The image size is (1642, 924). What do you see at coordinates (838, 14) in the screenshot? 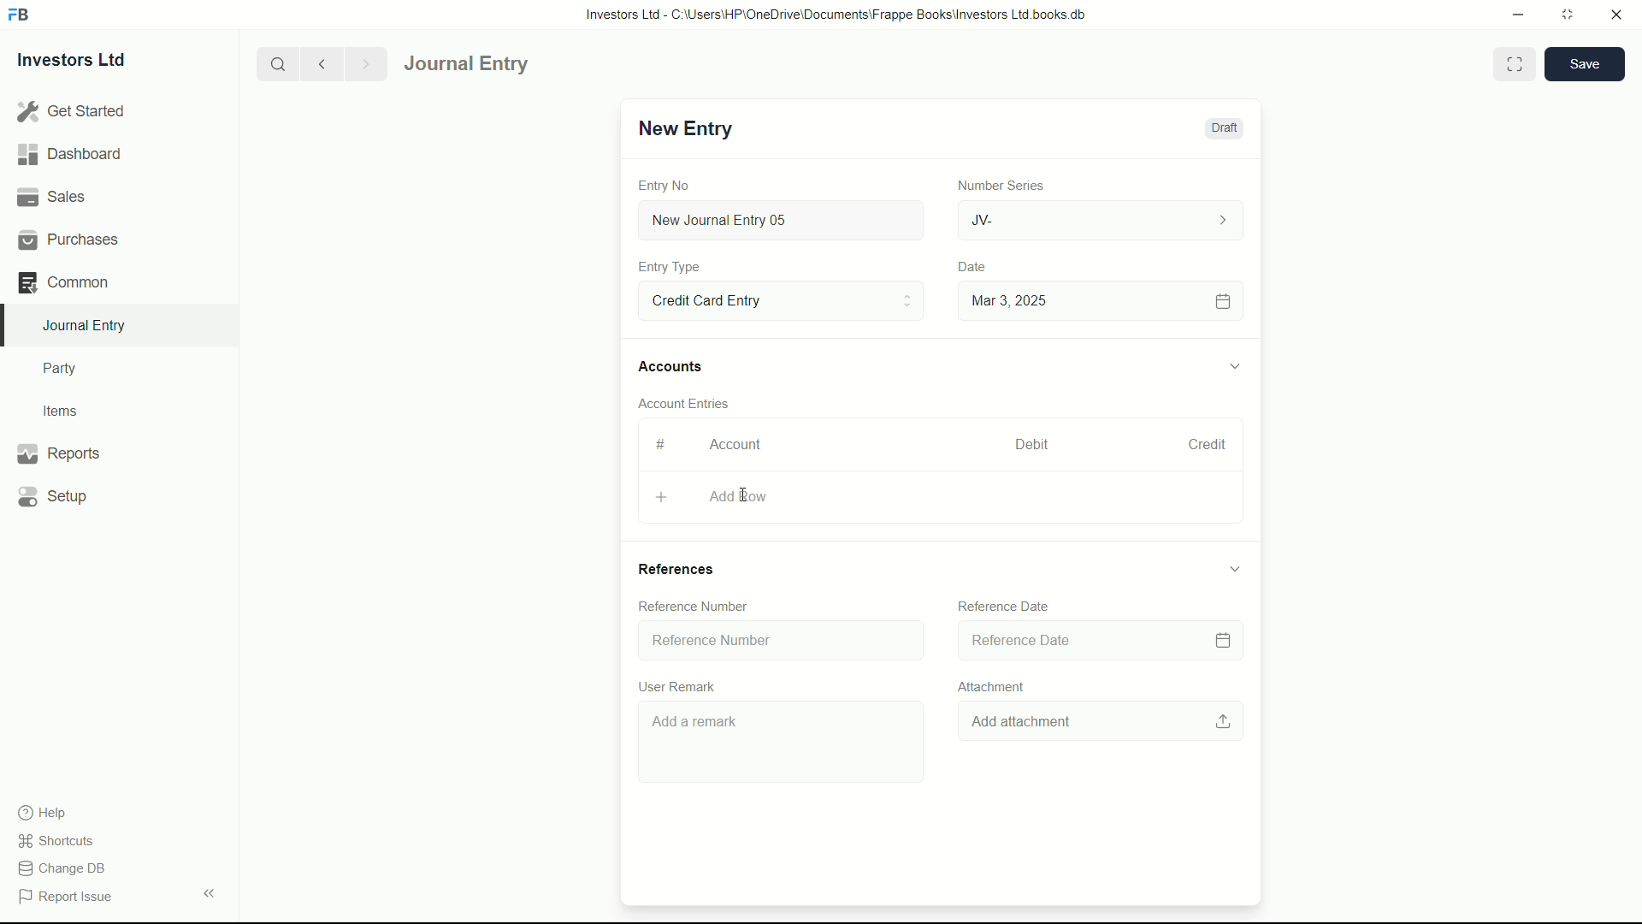
I see `Investors Ltd - C:\Users\HP\OneDrive\Documents\Frappe Books\Investors Ltd books.db` at bounding box center [838, 14].